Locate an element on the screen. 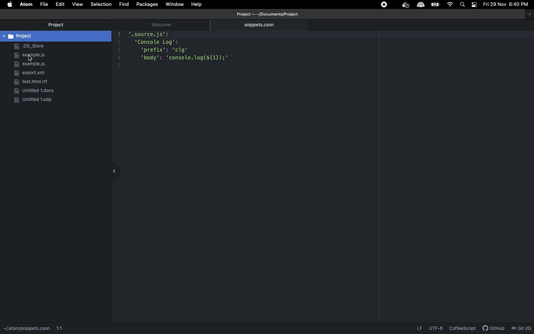  Notification is located at coordinates (474, 4).